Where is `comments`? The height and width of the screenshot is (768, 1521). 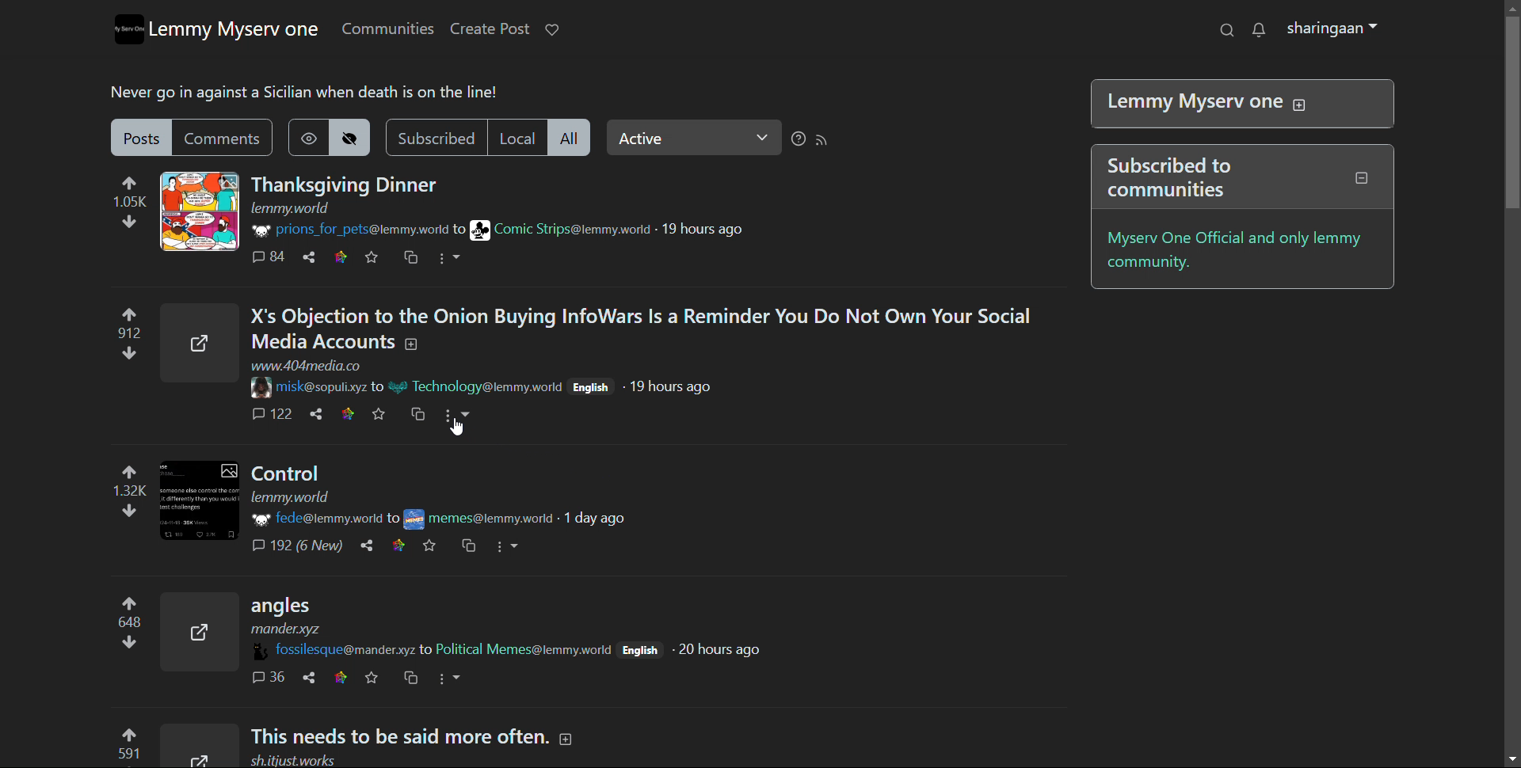 comments is located at coordinates (266, 678).